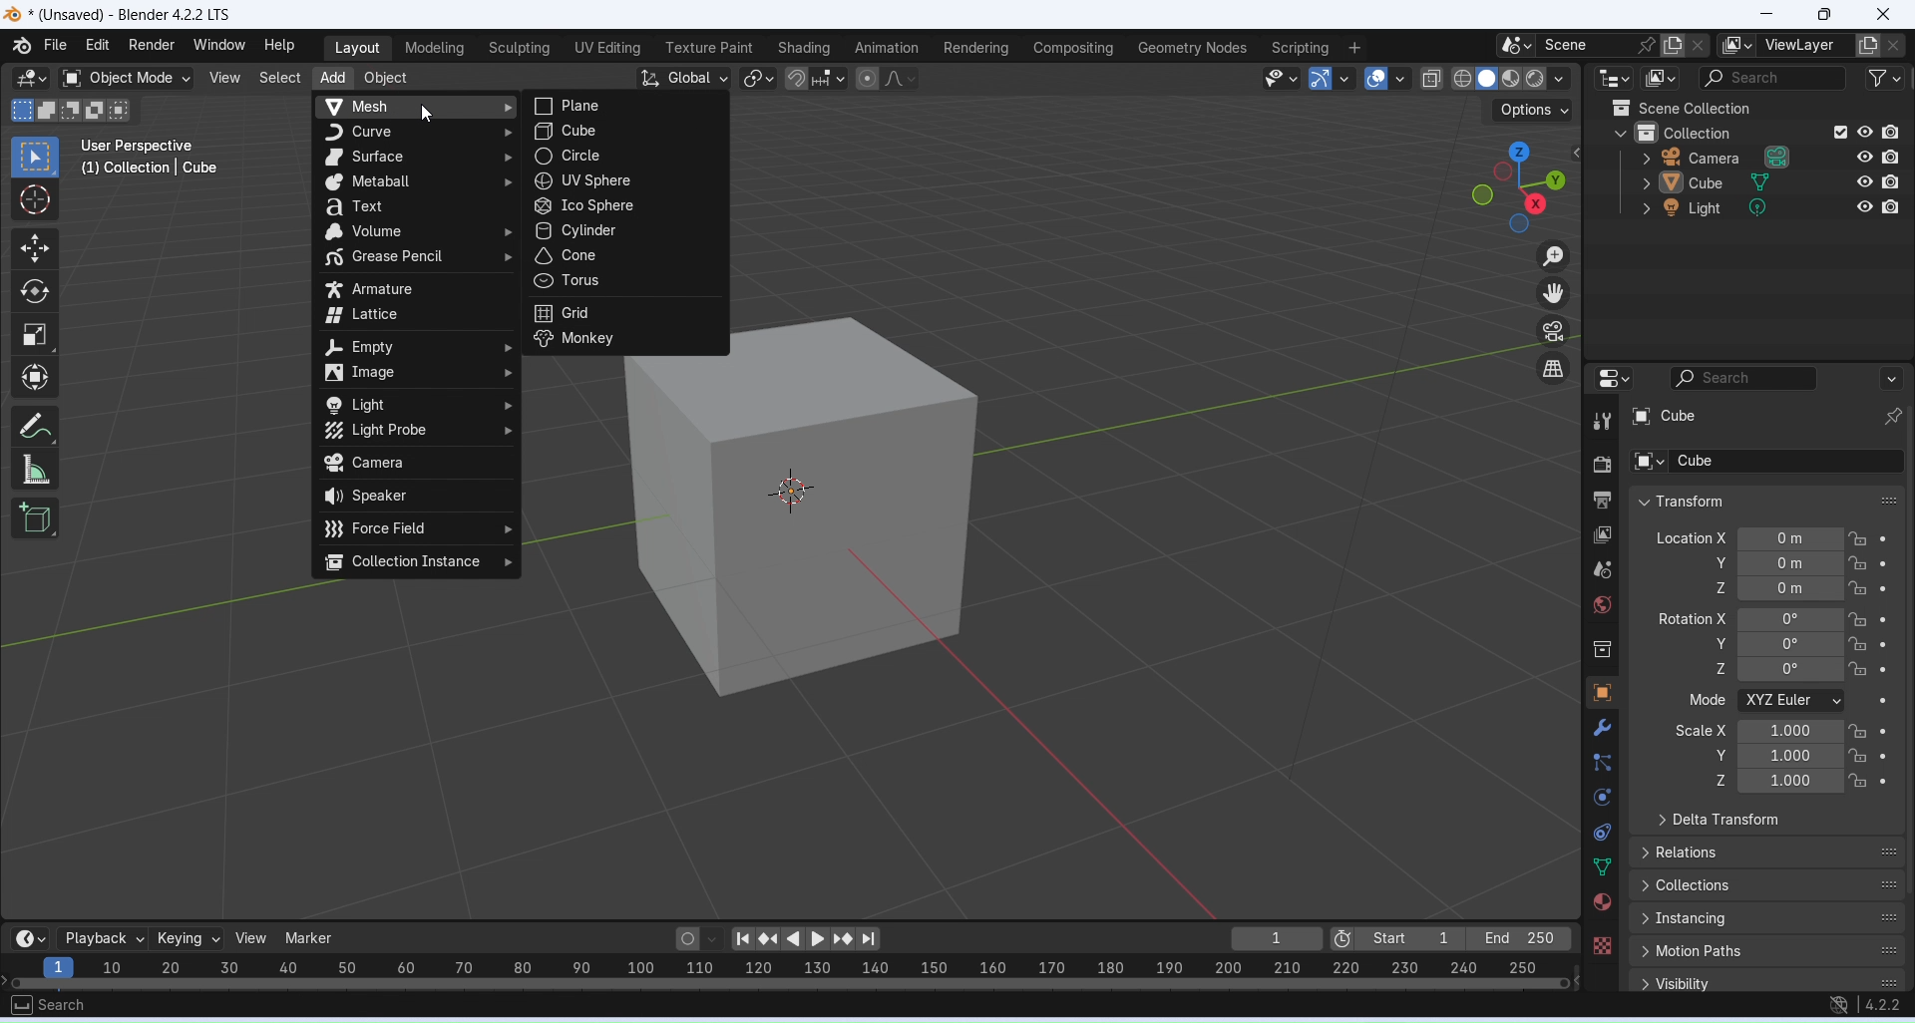 This screenshot has height=1023, width=1915. Describe the element at coordinates (1768, 953) in the screenshot. I see `Motion paths` at that location.